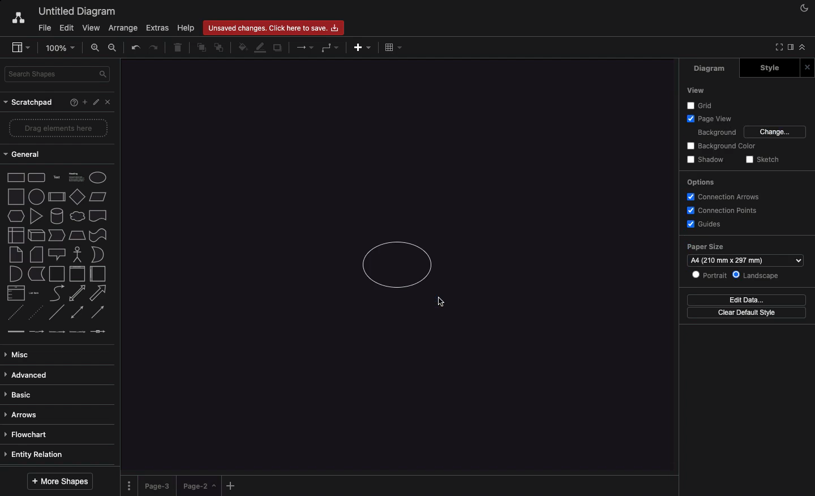 This screenshot has width=815, height=496. What do you see at coordinates (98, 293) in the screenshot?
I see `arrow` at bounding box center [98, 293].